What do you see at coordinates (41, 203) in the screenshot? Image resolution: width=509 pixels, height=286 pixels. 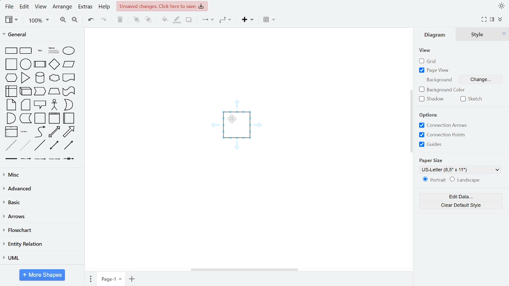 I see `basic` at bounding box center [41, 203].